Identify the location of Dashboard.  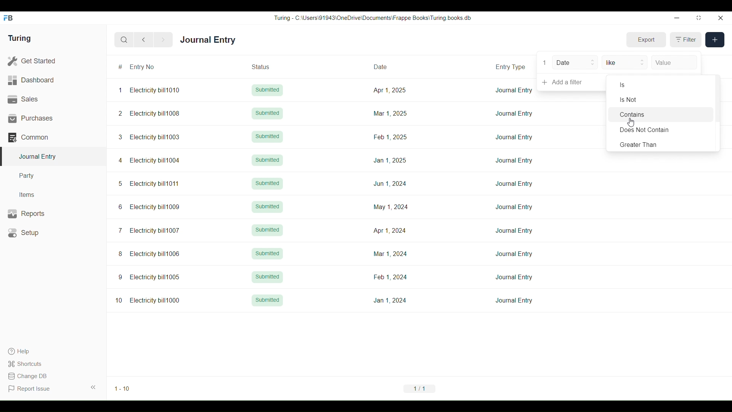
(53, 80).